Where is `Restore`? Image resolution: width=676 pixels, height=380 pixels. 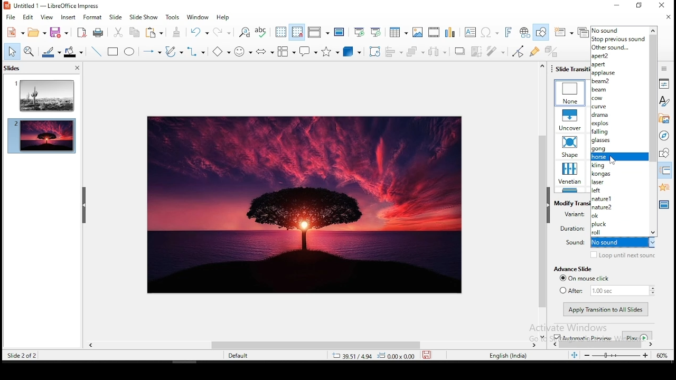
Restore is located at coordinates (637, 5).